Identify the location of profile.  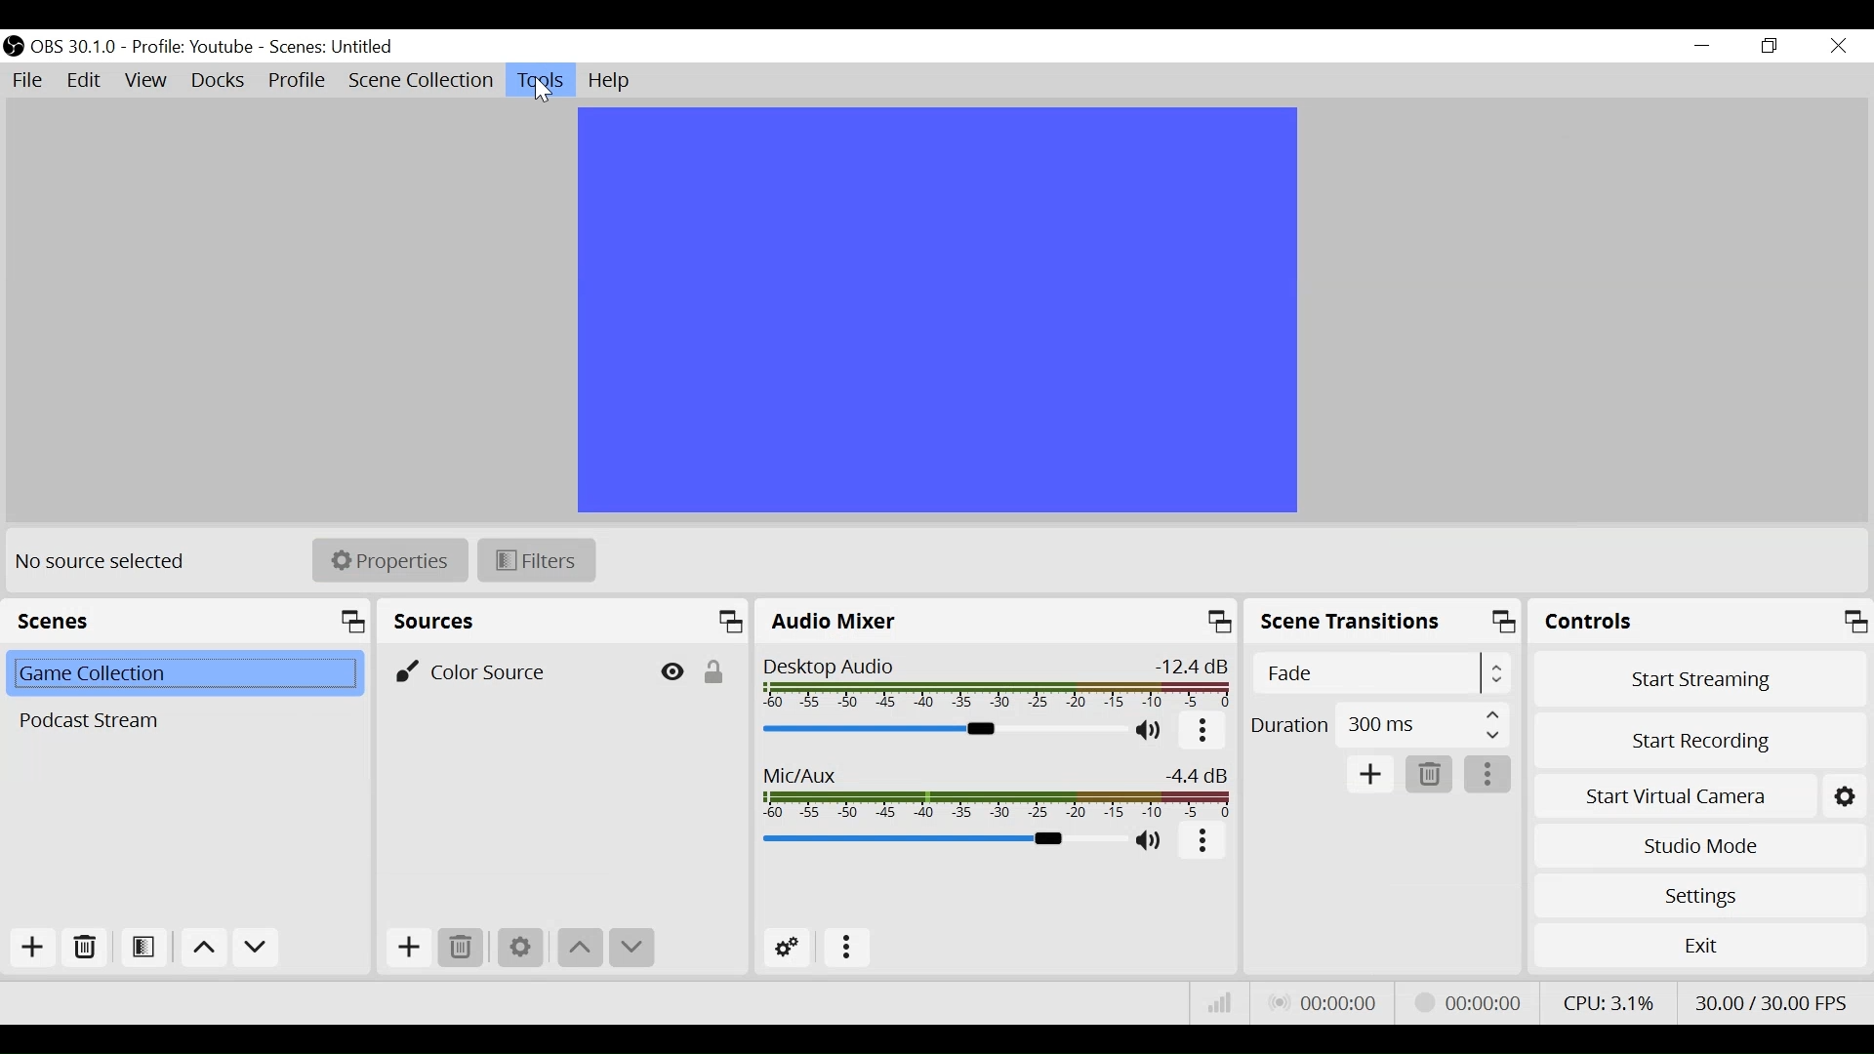
(191, 48).